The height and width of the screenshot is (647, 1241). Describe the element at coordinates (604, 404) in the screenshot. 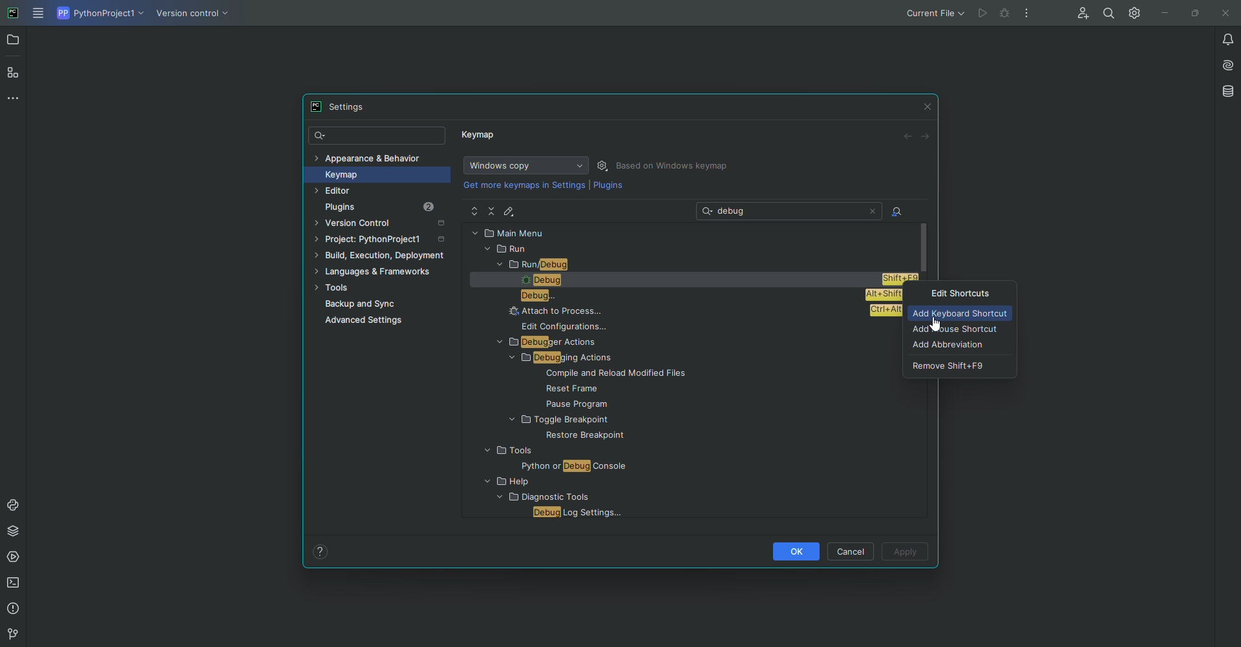

I see `FILE NAME` at that location.